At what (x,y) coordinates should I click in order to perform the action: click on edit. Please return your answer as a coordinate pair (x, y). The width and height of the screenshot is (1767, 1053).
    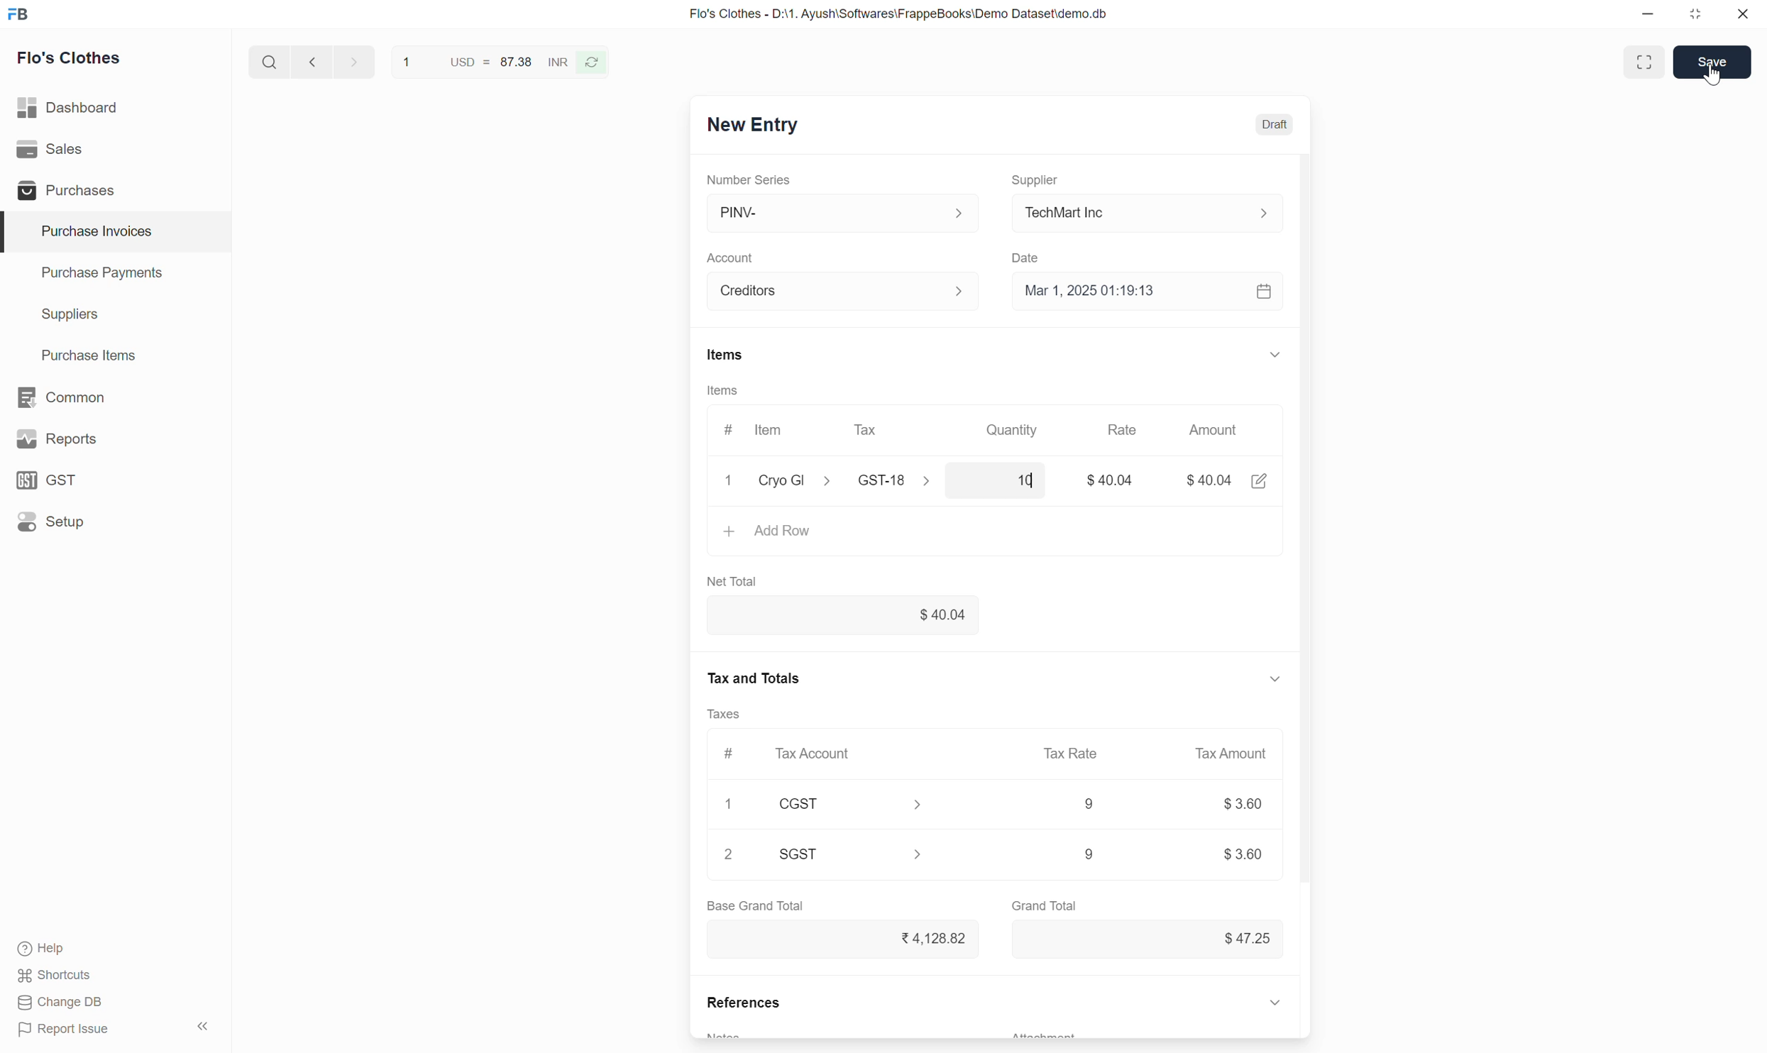
    Looking at the image, I should click on (1261, 483).